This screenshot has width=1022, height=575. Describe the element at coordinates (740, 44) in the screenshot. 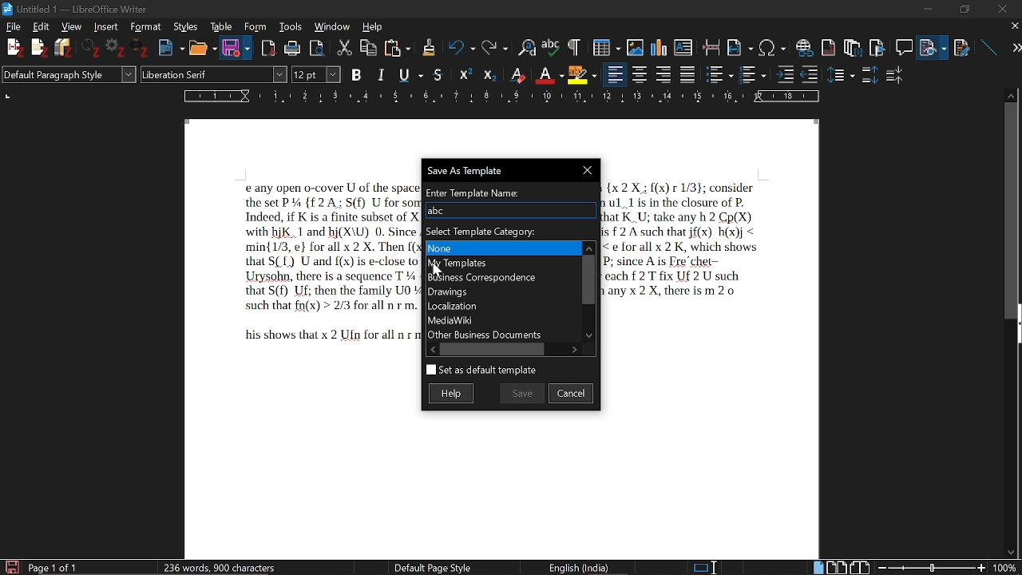

I see `Insert field` at that location.